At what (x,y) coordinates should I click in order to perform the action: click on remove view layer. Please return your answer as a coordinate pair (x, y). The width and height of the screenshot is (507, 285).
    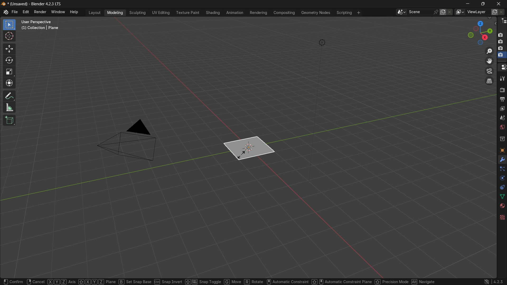
    Looking at the image, I should click on (502, 12).